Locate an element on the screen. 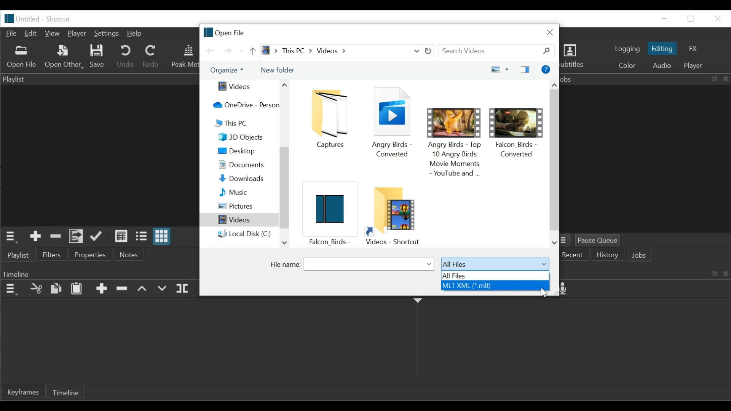 Image resolution: width=731 pixels, height=411 pixels. Subtitles is located at coordinates (576, 57).